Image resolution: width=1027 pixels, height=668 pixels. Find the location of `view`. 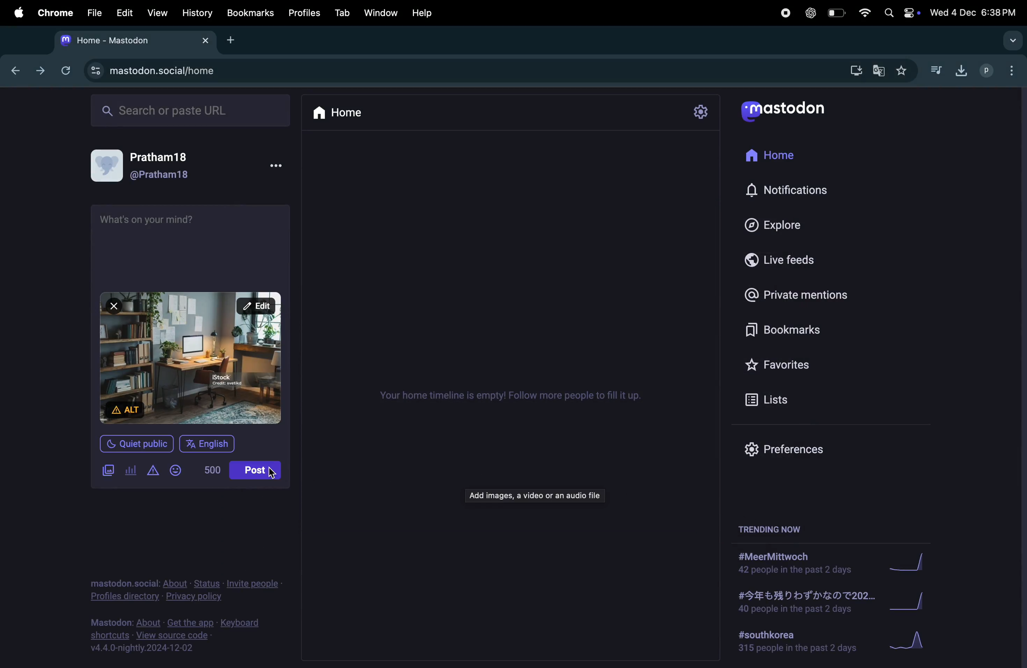

view is located at coordinates (158, 13).